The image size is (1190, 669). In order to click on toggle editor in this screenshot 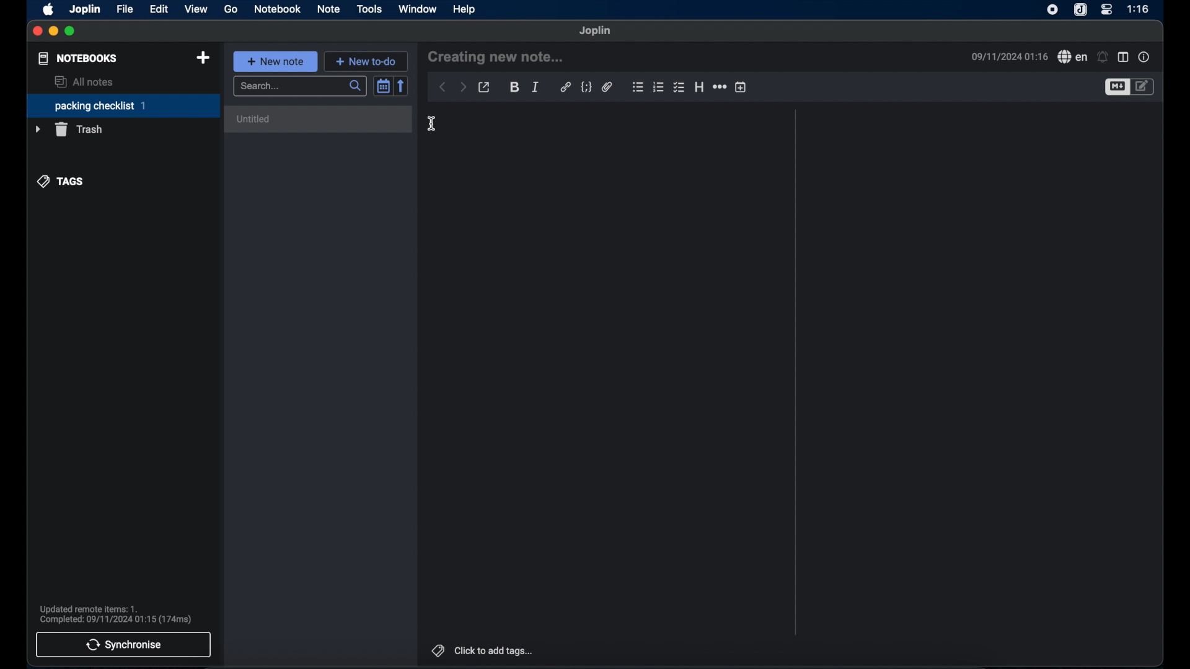, I will do `click(1116, 87)`.